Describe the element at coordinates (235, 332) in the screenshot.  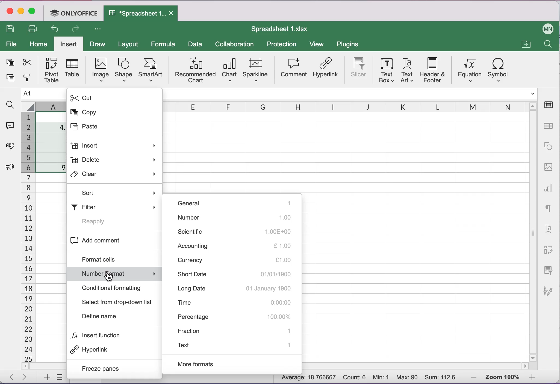
I see `fraction` at that location.